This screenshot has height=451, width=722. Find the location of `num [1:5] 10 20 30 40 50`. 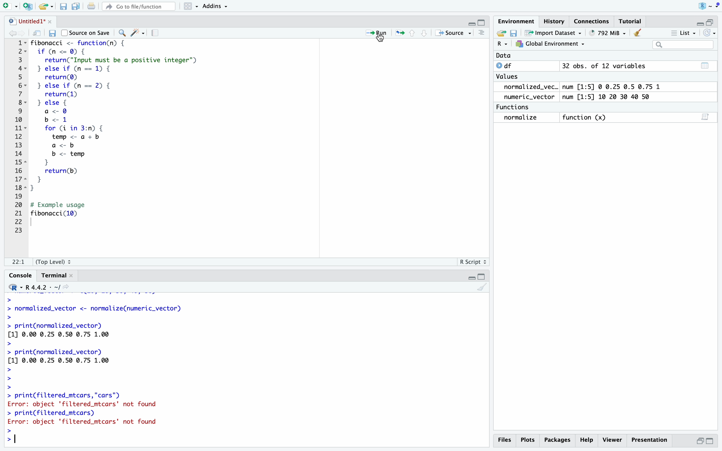

num [1:5] 10 20 30 40 50 is located at coordinates (610, 97).